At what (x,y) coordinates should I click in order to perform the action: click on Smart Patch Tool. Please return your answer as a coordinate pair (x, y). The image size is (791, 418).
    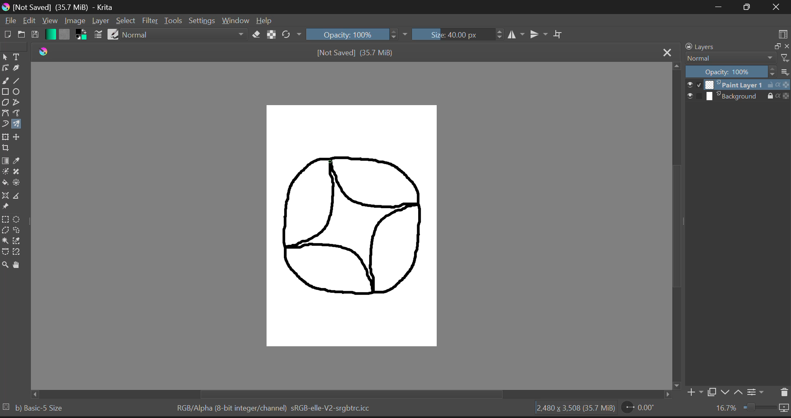
    Looking at the image, I should click on (19, 171).